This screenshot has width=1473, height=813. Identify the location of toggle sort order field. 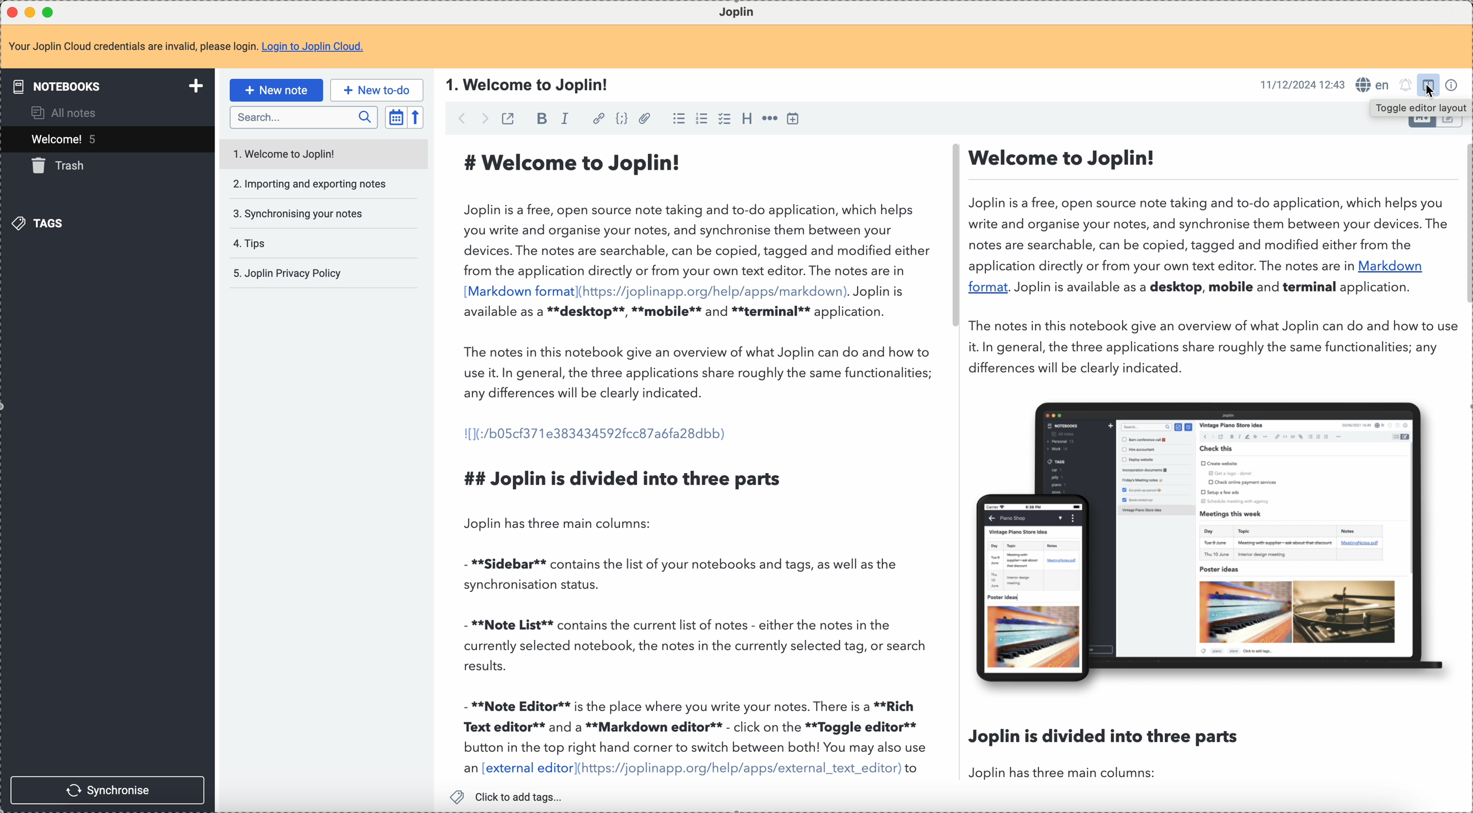
(396, 117).